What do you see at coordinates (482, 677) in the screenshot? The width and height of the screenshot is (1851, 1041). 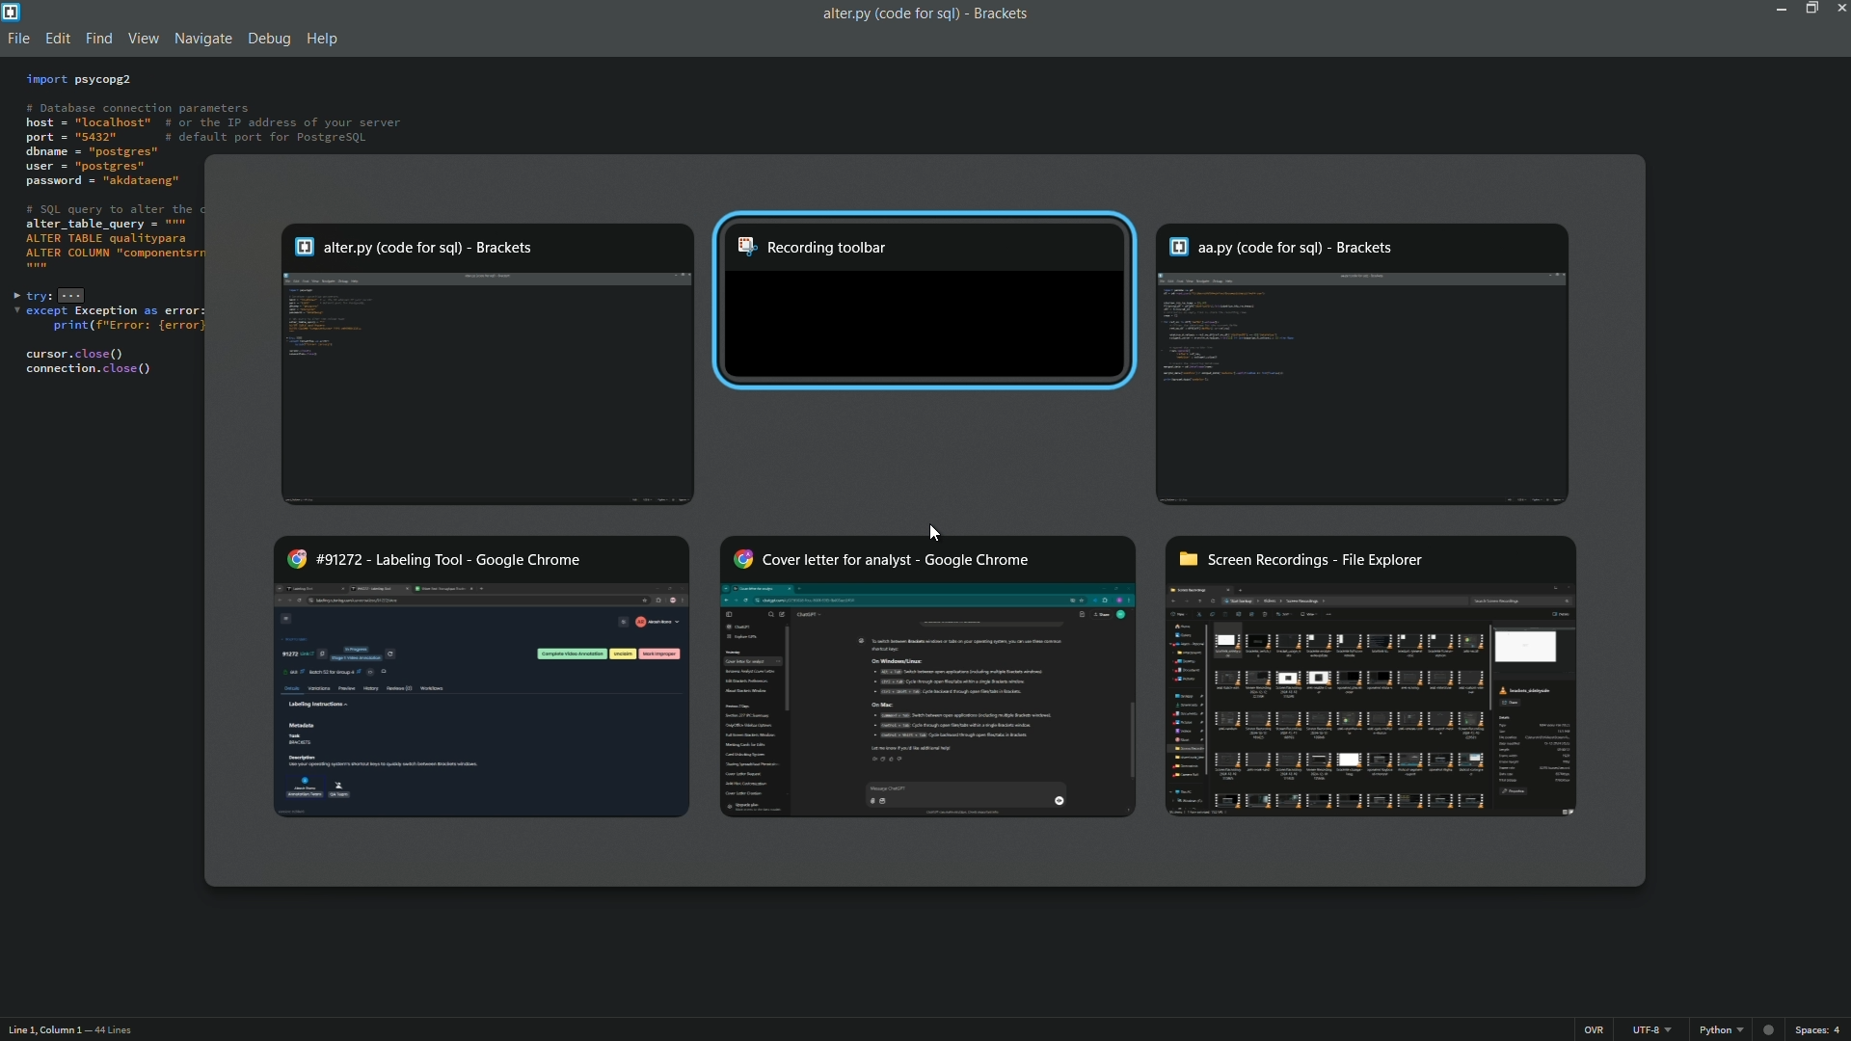 I see `#91272 - labeling tool - Google Chrome ` at bounding box center [482, 677].